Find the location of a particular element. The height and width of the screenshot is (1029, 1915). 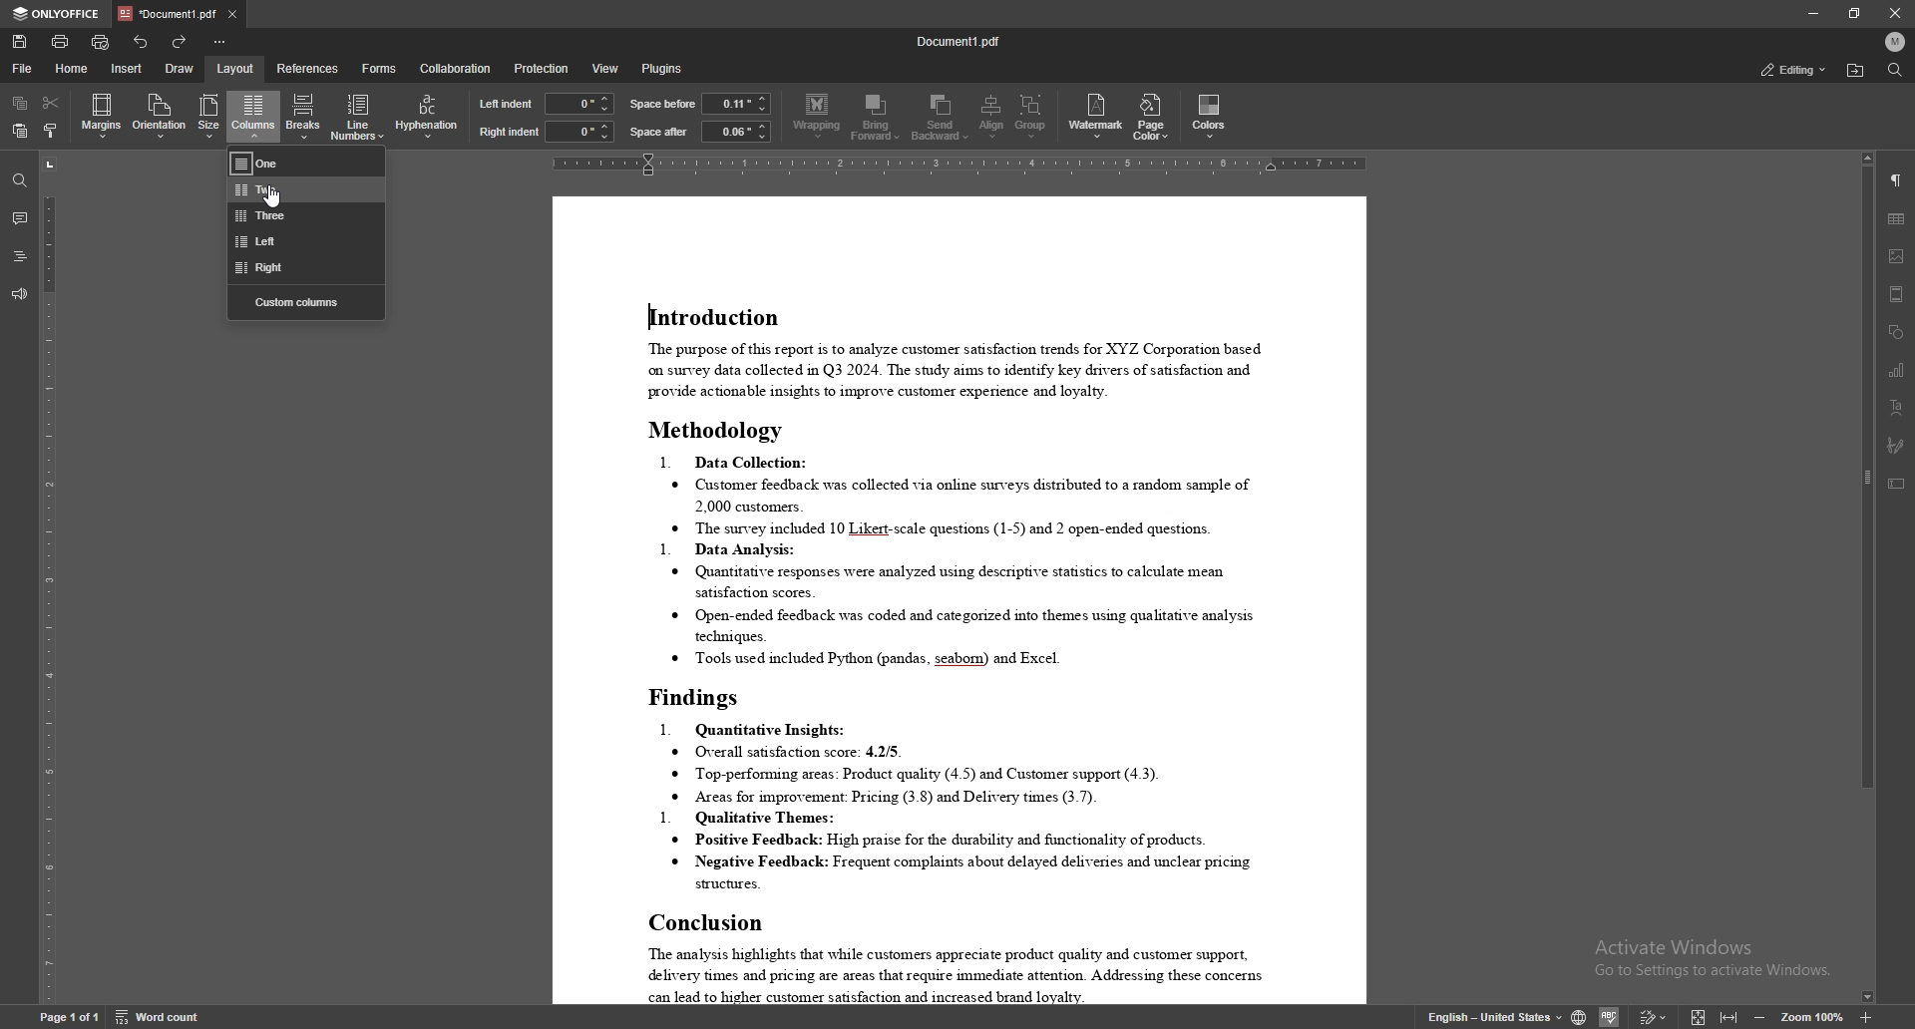

zoom in is located at coordinates (1866, 1017).